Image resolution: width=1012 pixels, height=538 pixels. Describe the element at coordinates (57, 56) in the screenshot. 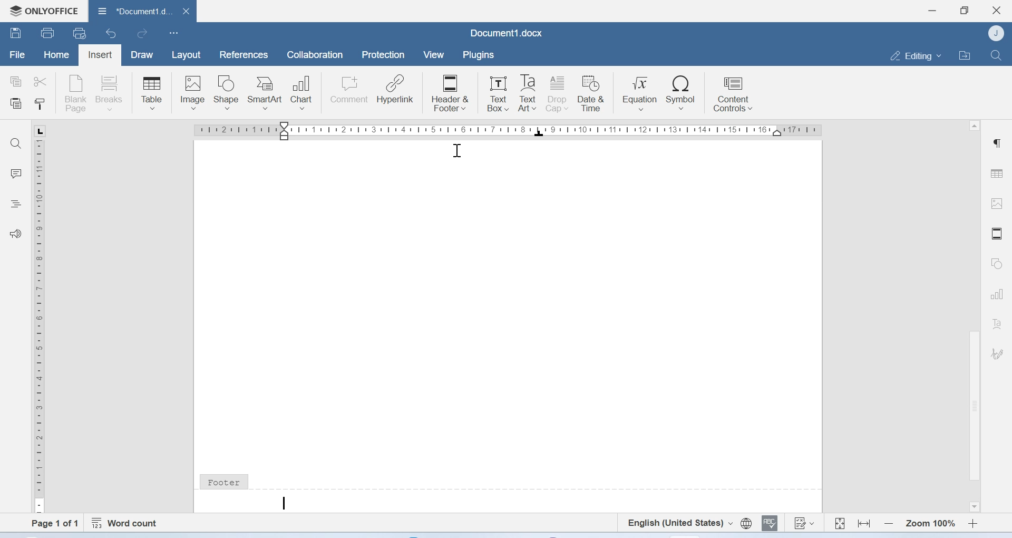

I see `Home` at that location.